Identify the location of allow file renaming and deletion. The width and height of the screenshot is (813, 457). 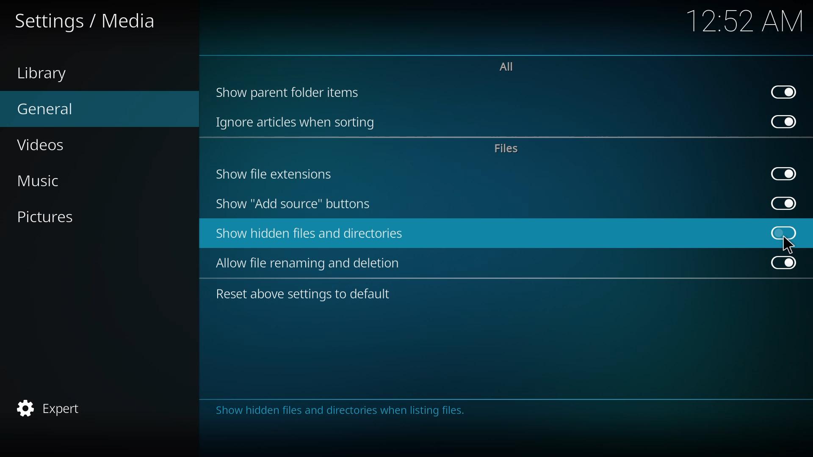
(313, 262).